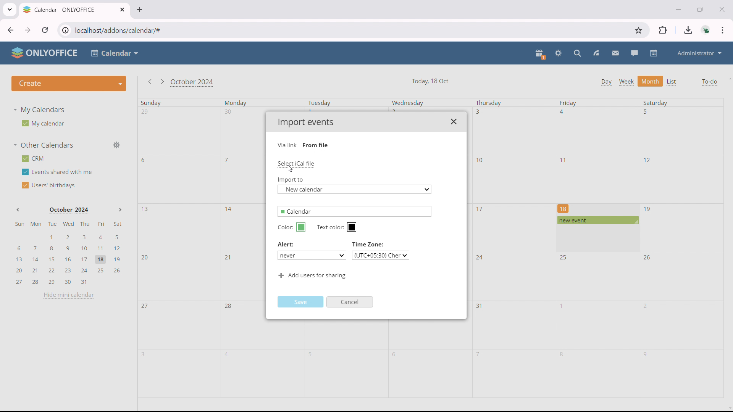 The image size is (733, 412). Describe the element at coordinates (305, 122) in the screenshot. I see `Import events` at that location.